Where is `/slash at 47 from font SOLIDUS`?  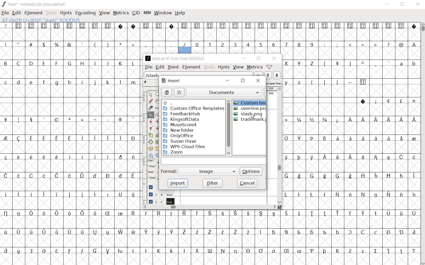
/slash at 47 from font SOLIDUS is located at coordinates (175, 58).